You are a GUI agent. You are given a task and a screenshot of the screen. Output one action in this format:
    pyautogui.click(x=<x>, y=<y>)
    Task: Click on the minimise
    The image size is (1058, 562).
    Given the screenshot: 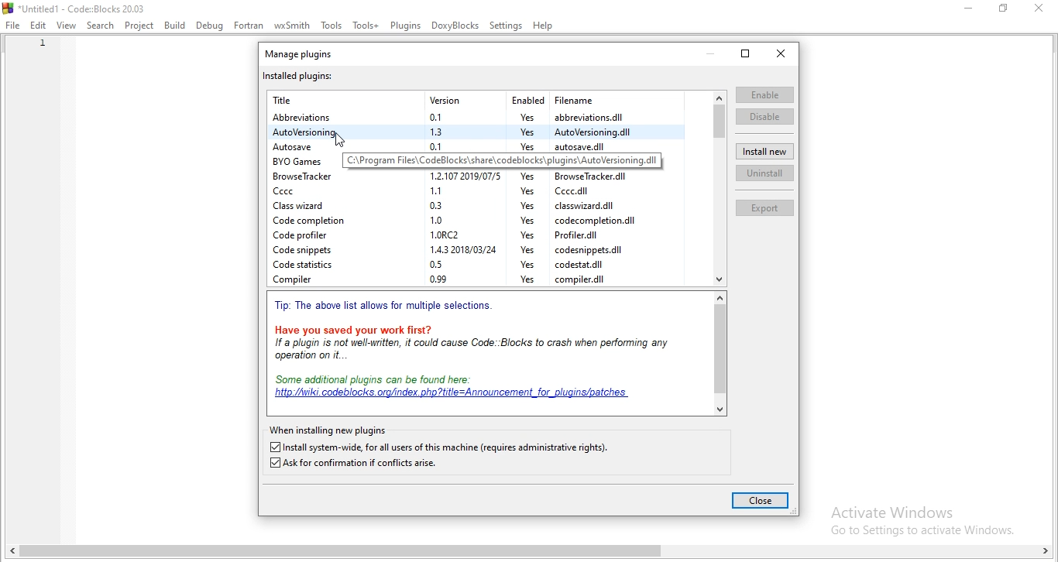 What is the action you would take?
    pyautogui.click(x=964, y=7)
    